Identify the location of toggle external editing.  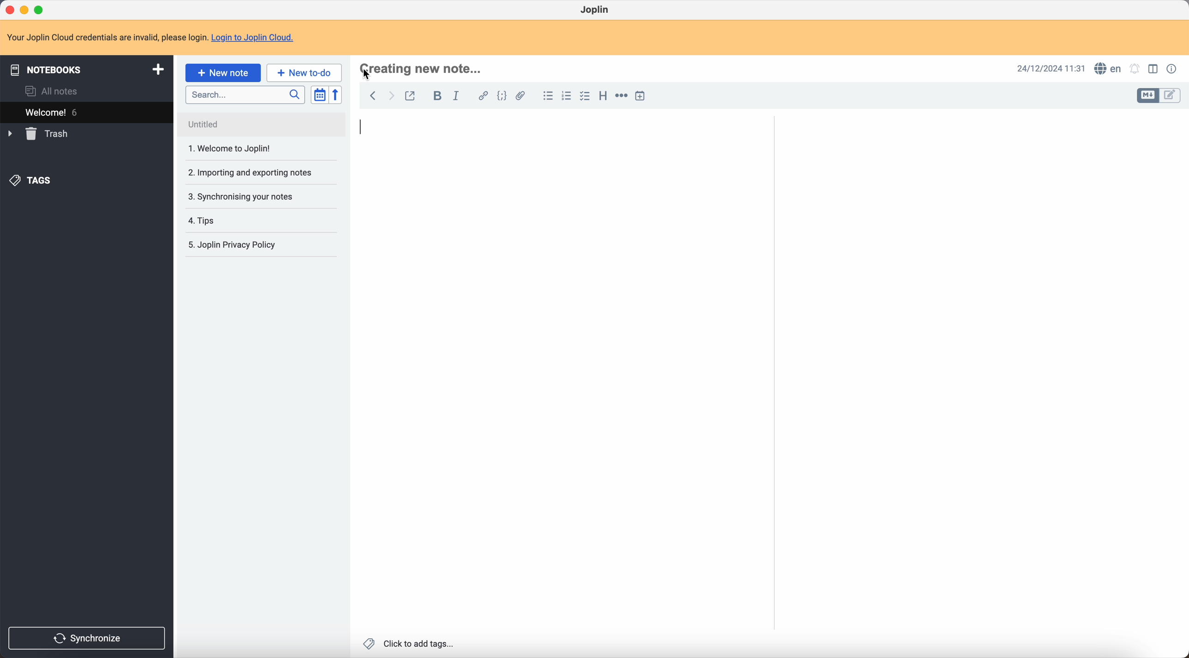
(413, 95).